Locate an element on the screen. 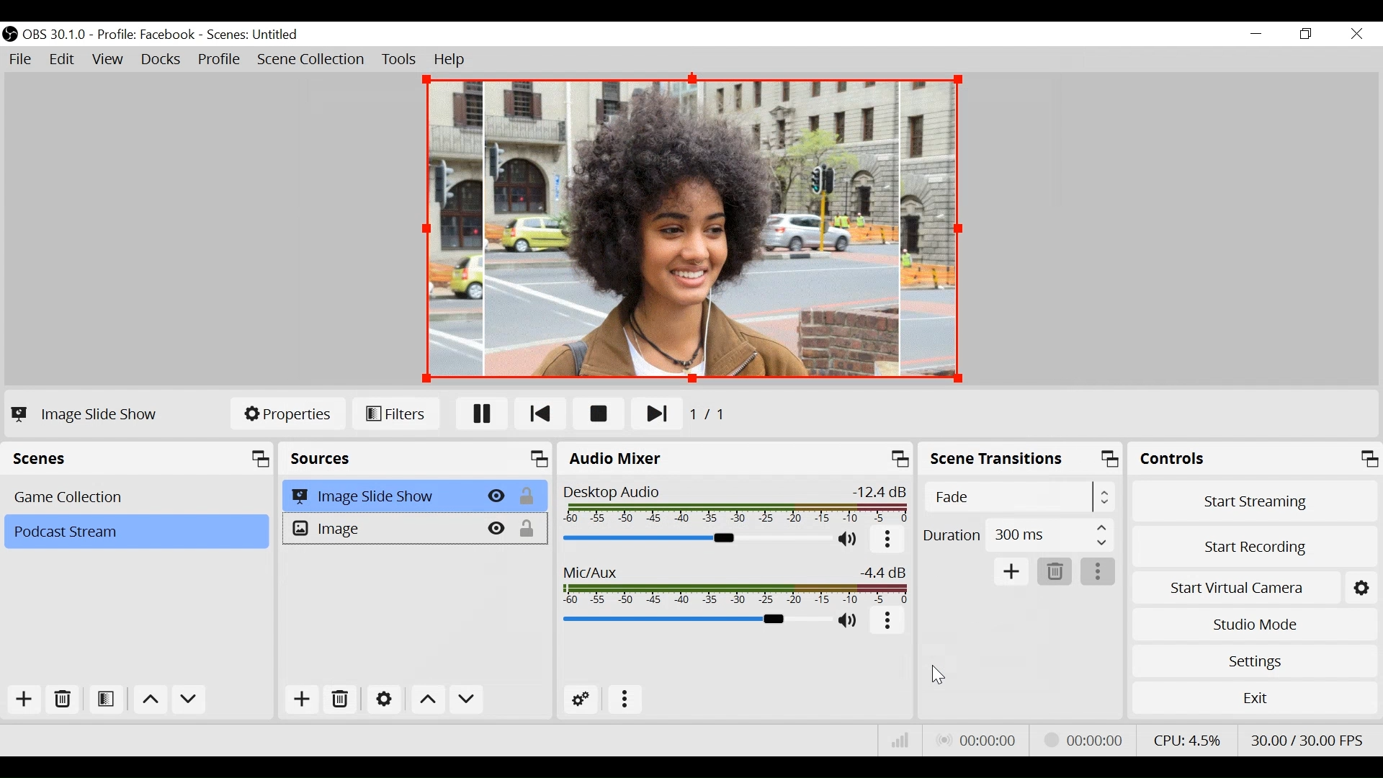  Advanced Audio Settings is located at coordinates (586, 700).